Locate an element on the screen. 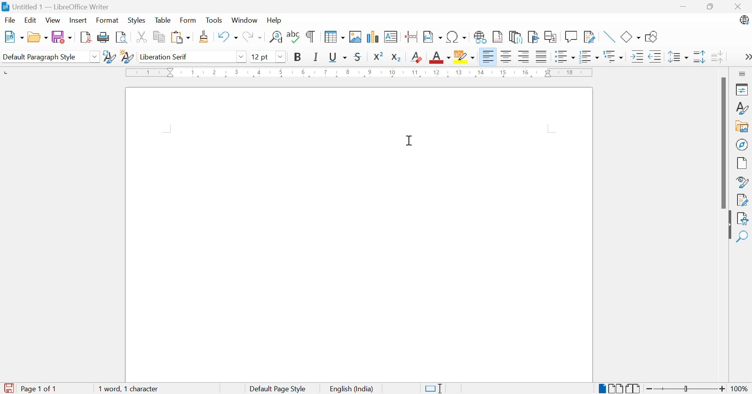  Table is located at coordinates (163, 20).